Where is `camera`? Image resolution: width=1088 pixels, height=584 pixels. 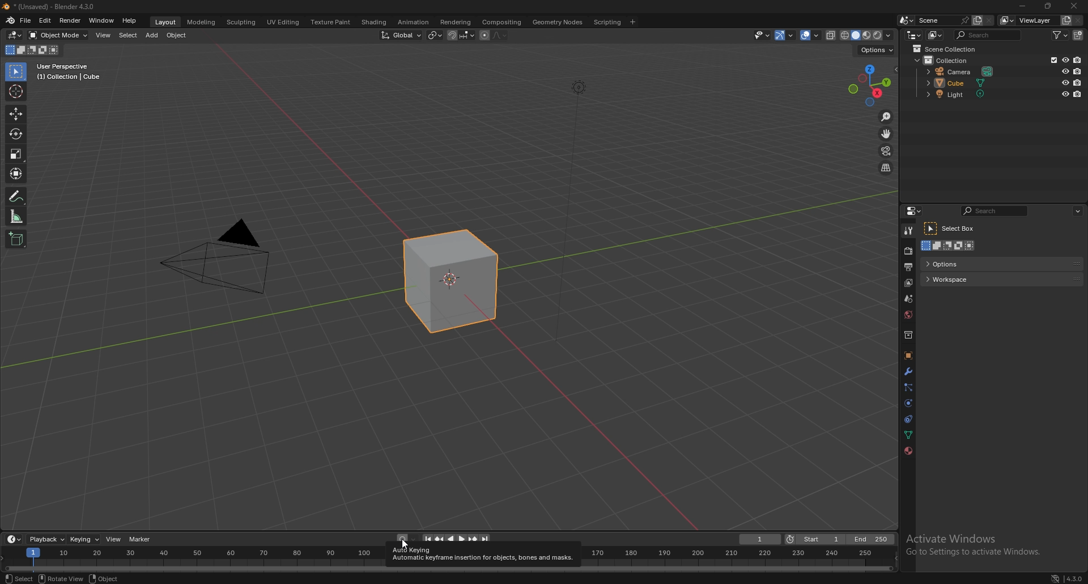 camera is located at coordinates (226, 258).